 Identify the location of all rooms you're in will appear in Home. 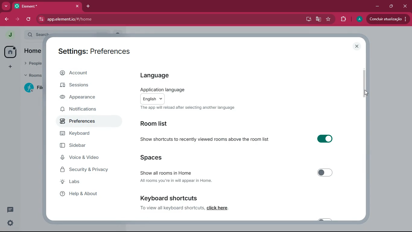
(176, 180).